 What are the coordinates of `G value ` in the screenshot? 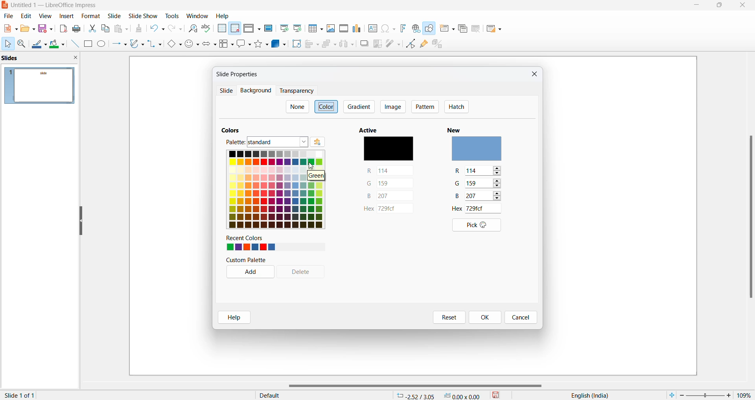 It's located at (477, 183).